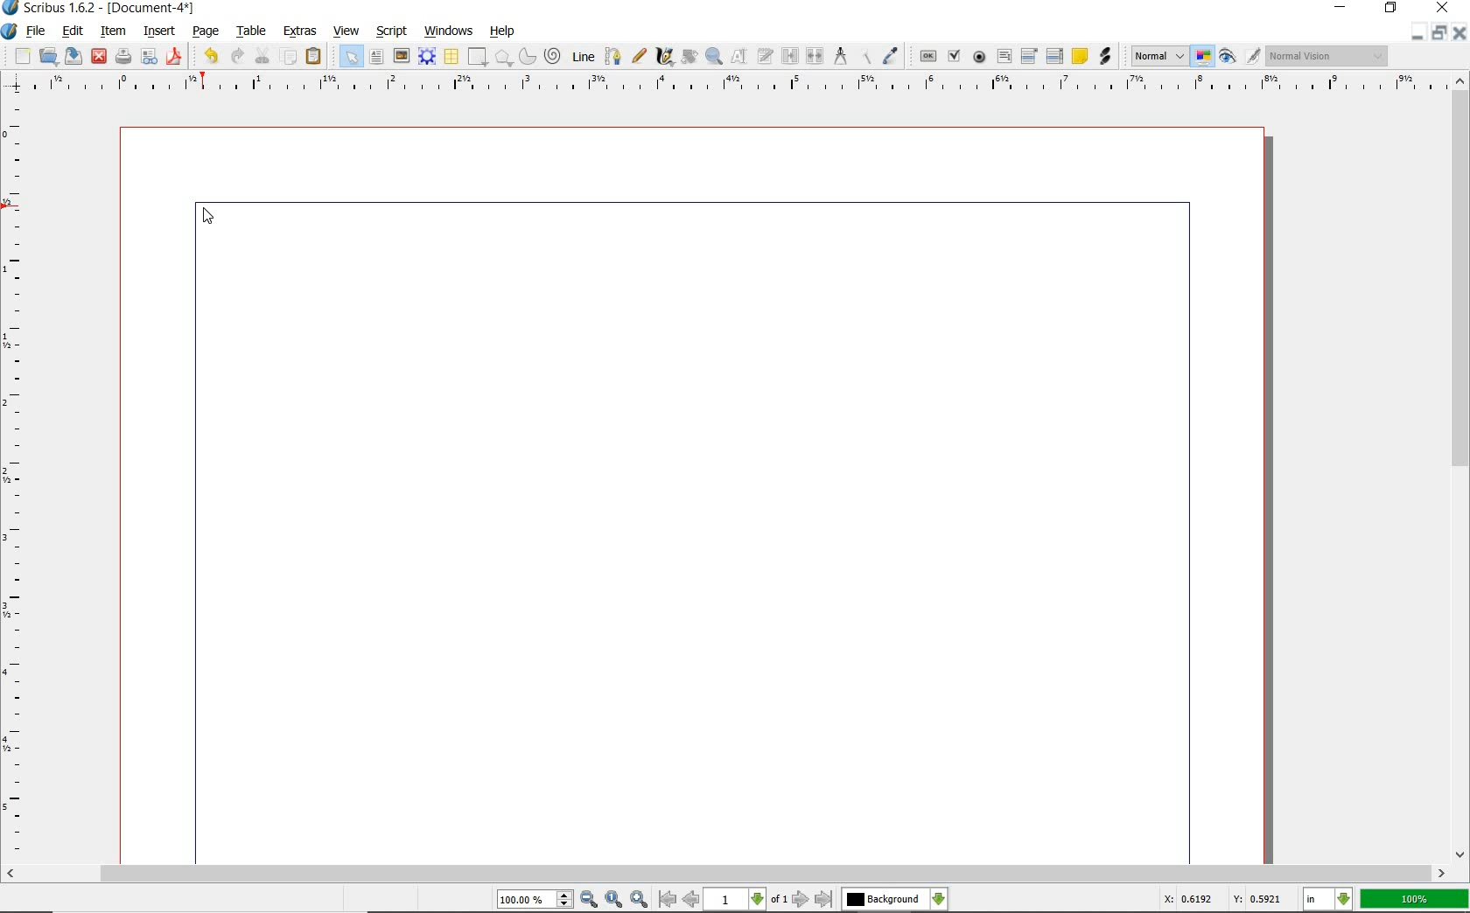  I want to click on scrollbar, so click(726, 873).